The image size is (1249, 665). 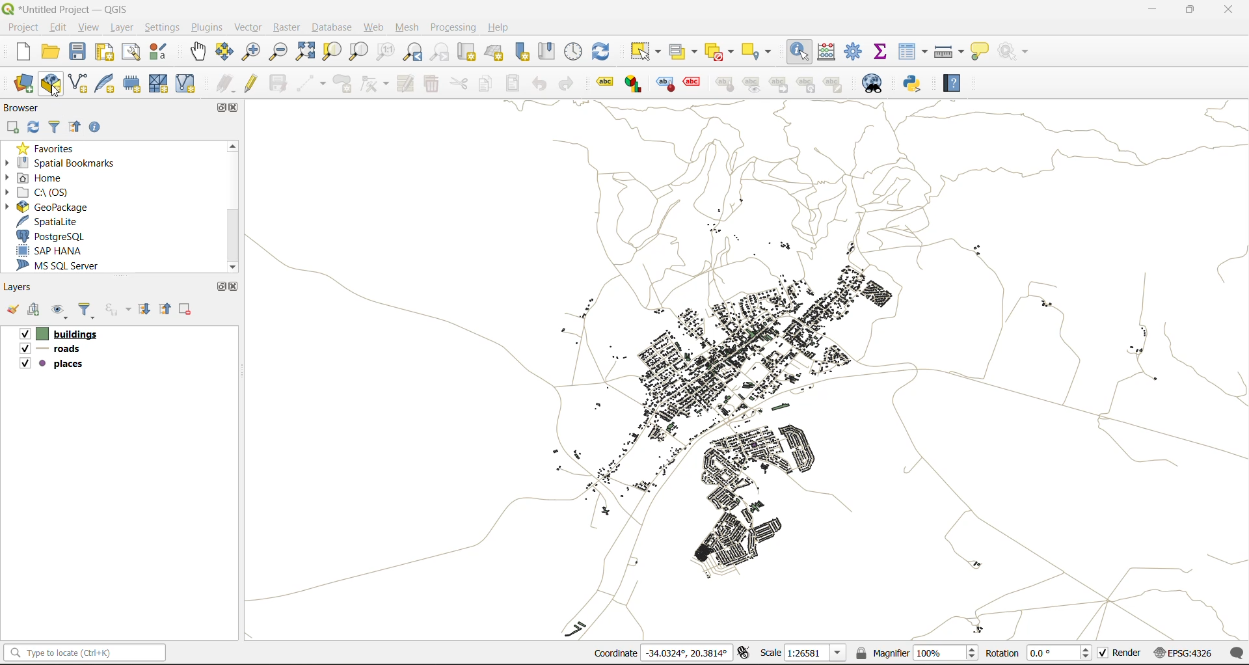 I want to click on close, so click(x=1222, y=11).